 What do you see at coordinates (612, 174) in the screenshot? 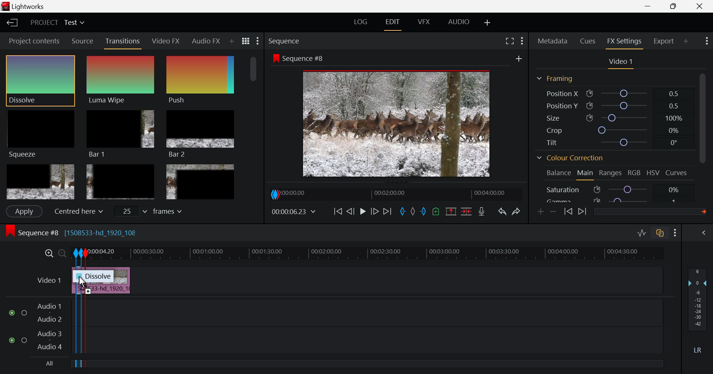
I see `Ranges` at bounding box center [612, 174].